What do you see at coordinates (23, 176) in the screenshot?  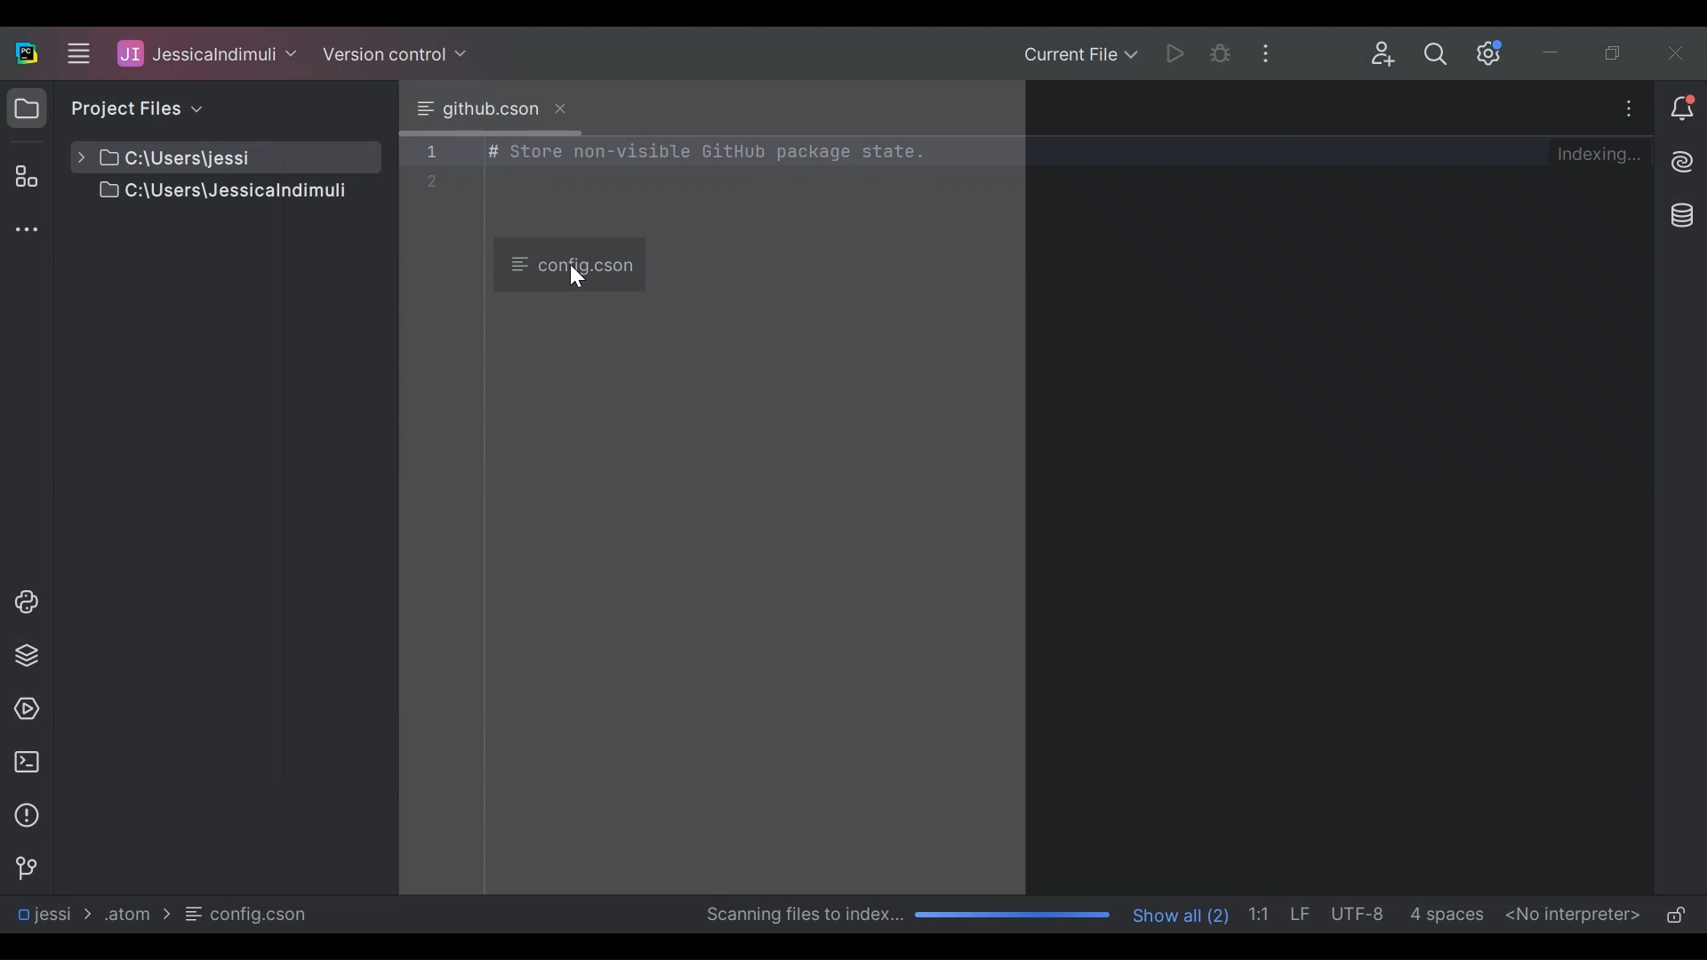 I see `Structure` at bounding box center [23, 176].